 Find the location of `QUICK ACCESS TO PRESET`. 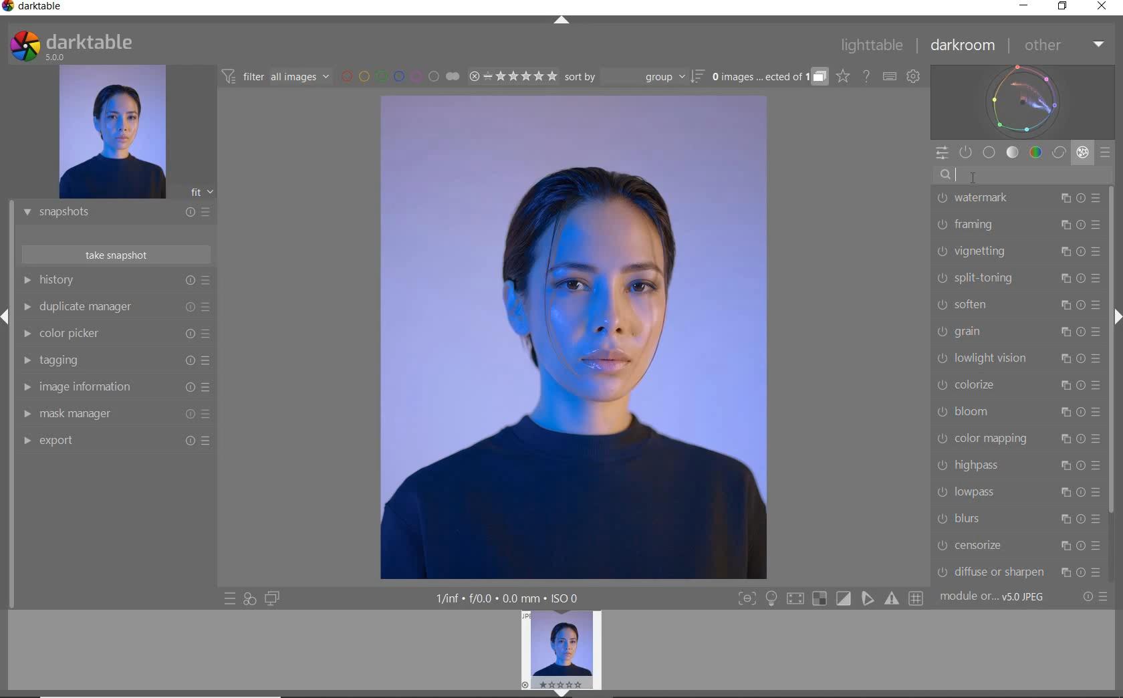

QUICK ACCESS TO PRESET is located at coordinates (231, 600).